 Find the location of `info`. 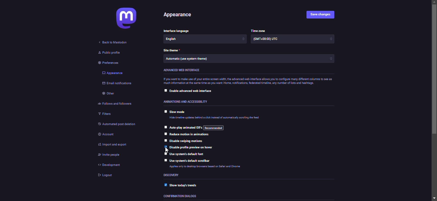

info is located at coordinates (247, 82).